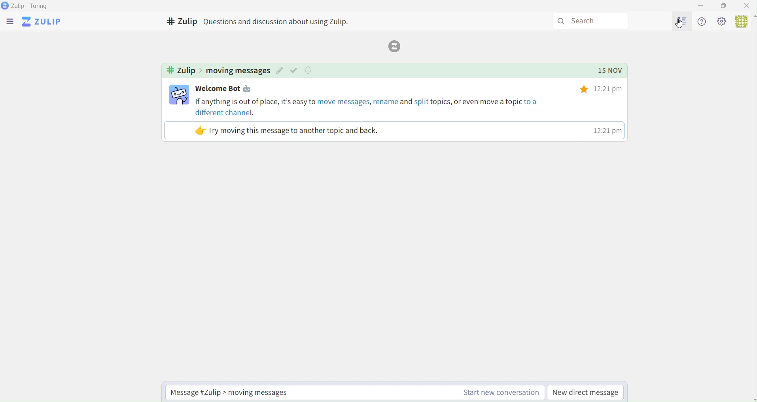 The height and width of the screenshot is (402, 757). Describe the element at coordinates (280, 21) in the screenshot. I see `Questions and discussion about using Zulip.` at that location.